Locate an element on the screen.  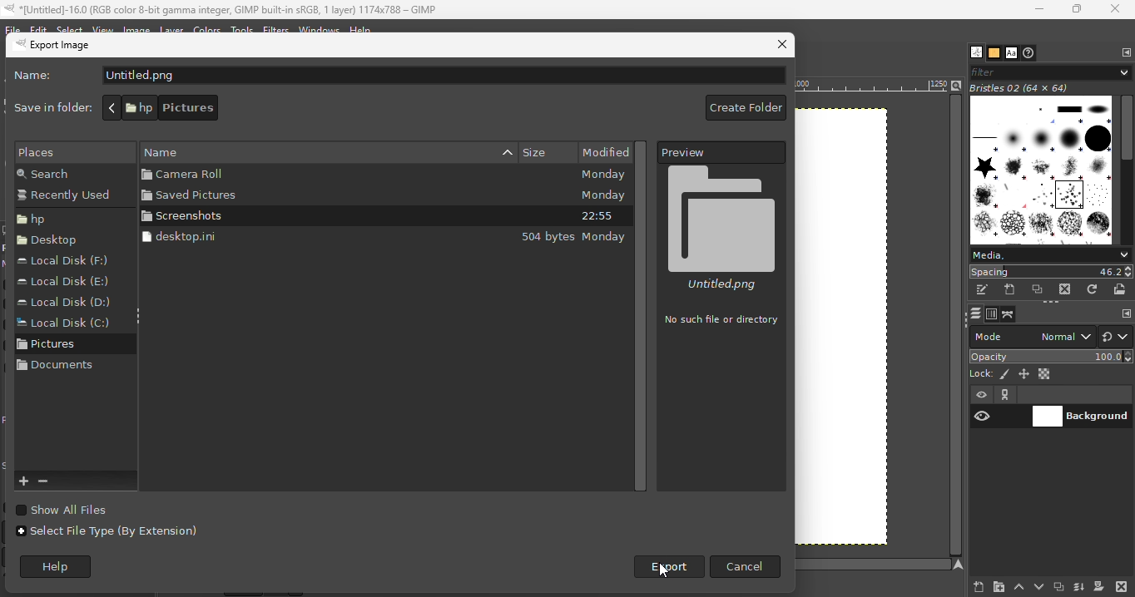
Layers is located at coordinates (974, 313).